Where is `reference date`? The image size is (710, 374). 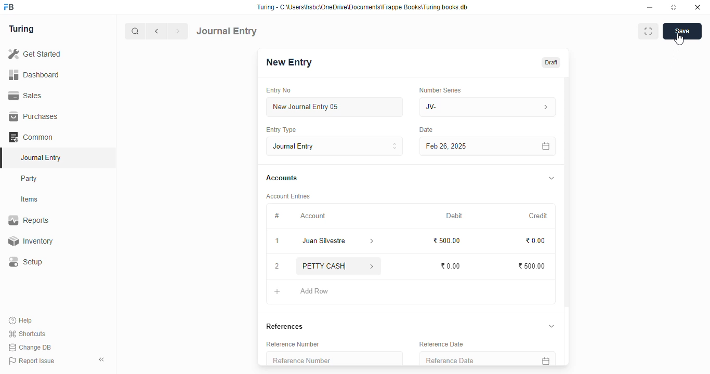 reference date is located at coordinates (441, 344).